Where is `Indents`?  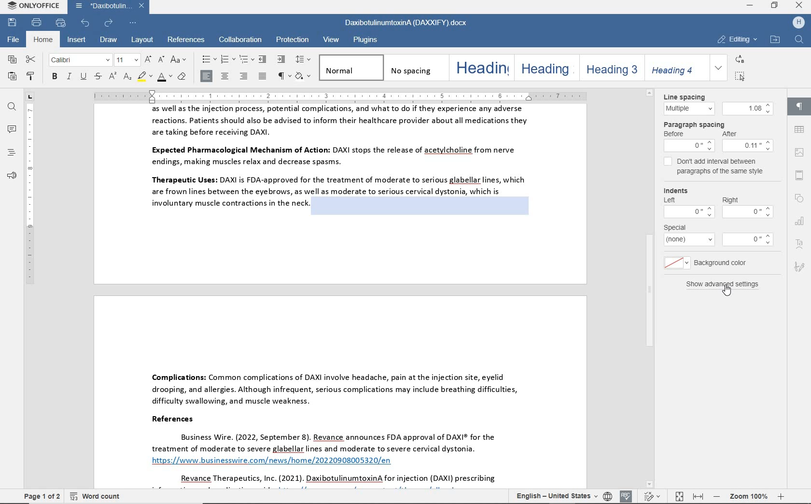 Indents is located at coordinates (717, 202).